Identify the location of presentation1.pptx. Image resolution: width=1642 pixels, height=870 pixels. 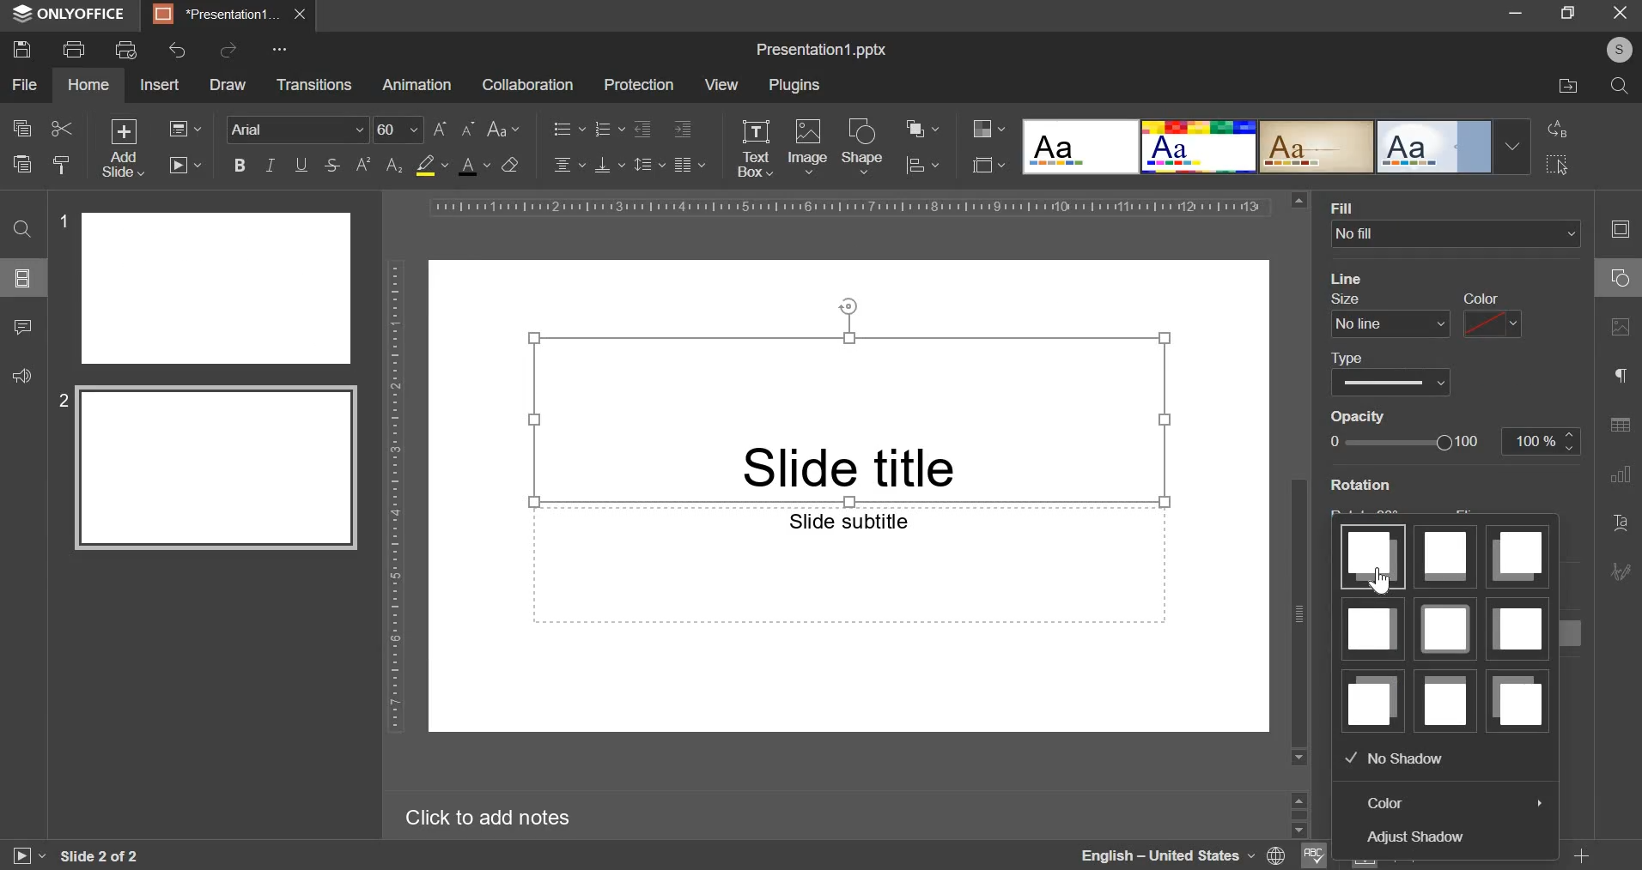
(823, 46).